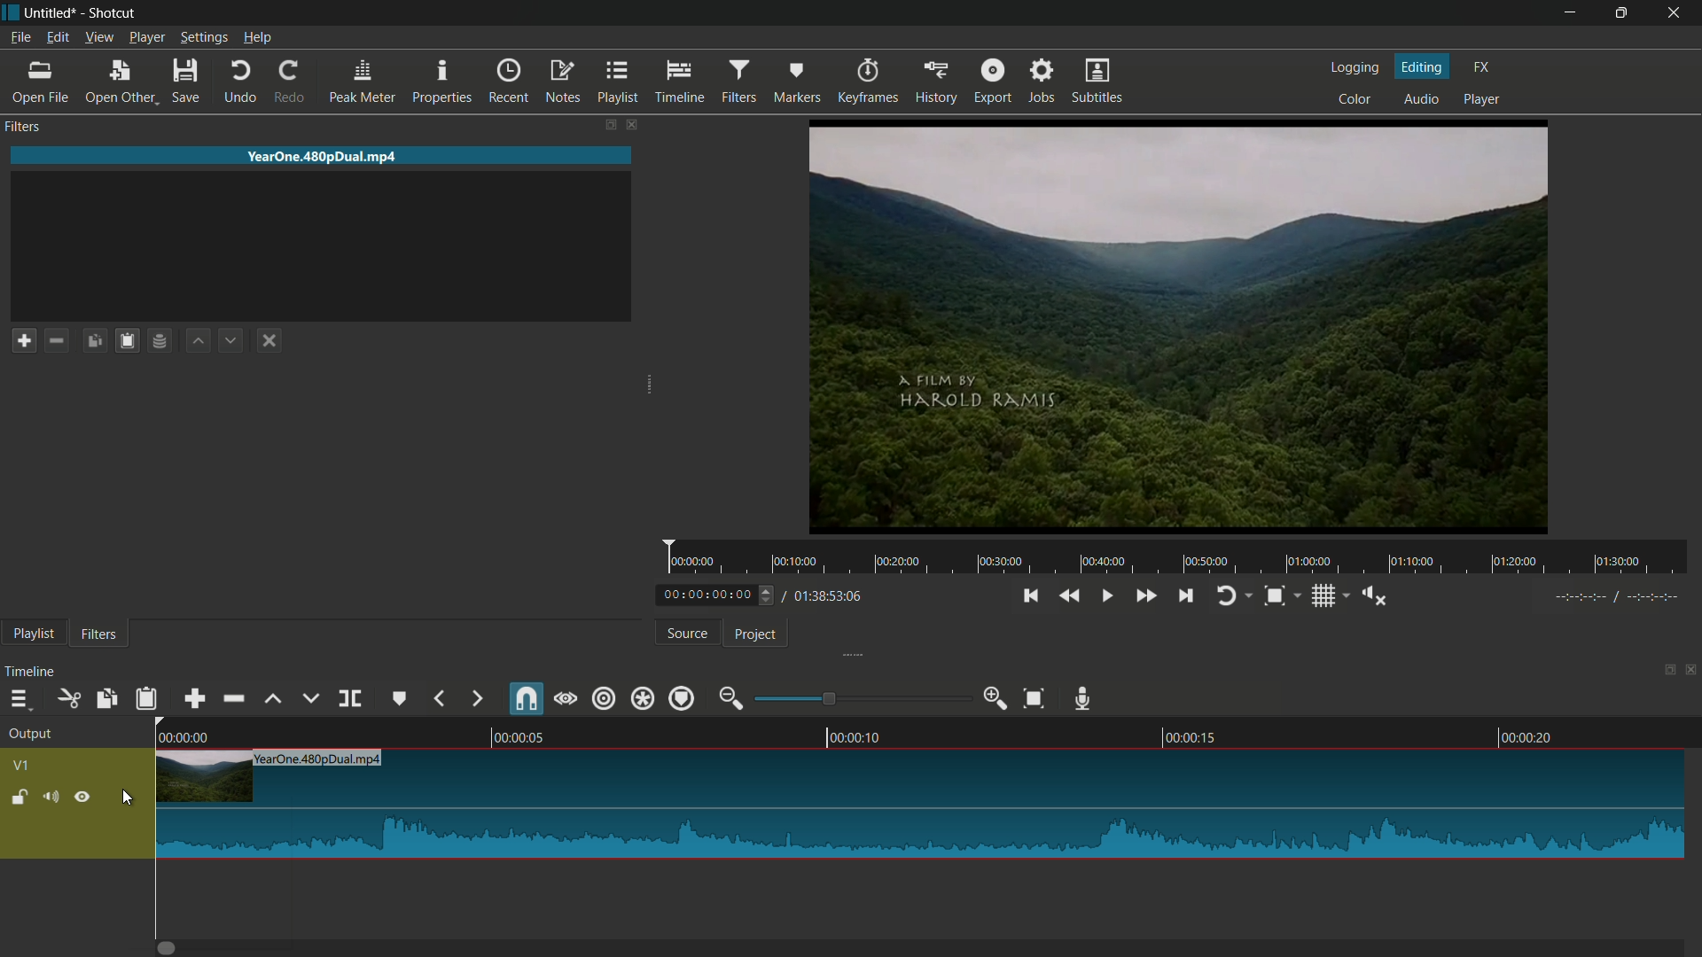 This screenshot has height=957, width=1702. I want to click on lock, so click(20, 796).